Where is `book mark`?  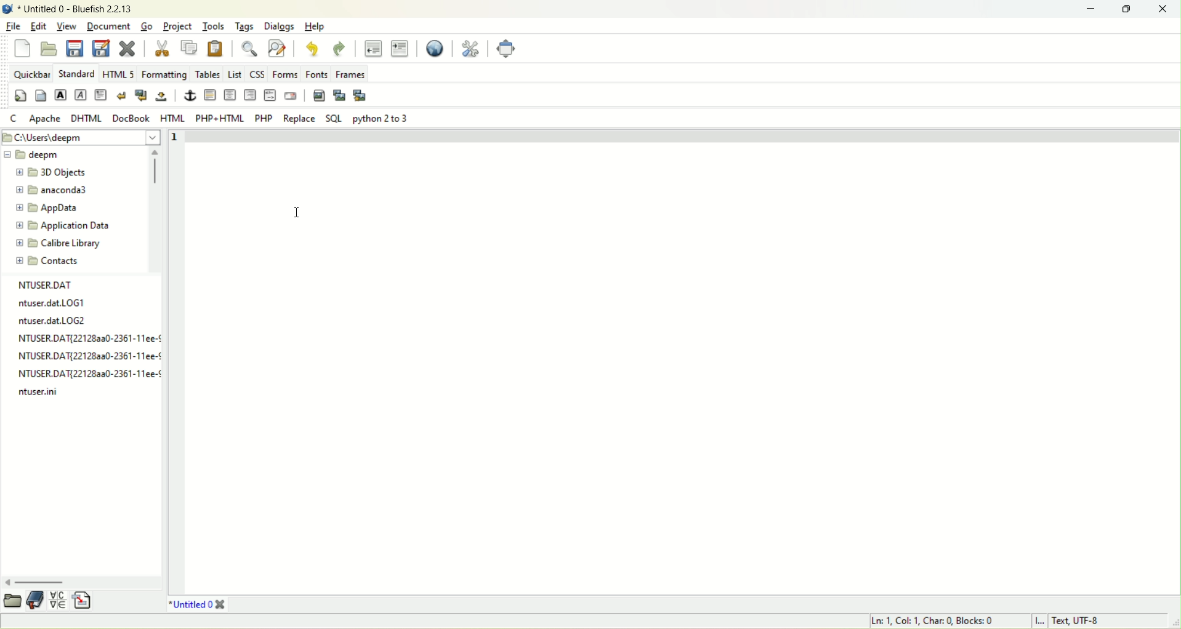 book mark is located at coordinates (36, 600).